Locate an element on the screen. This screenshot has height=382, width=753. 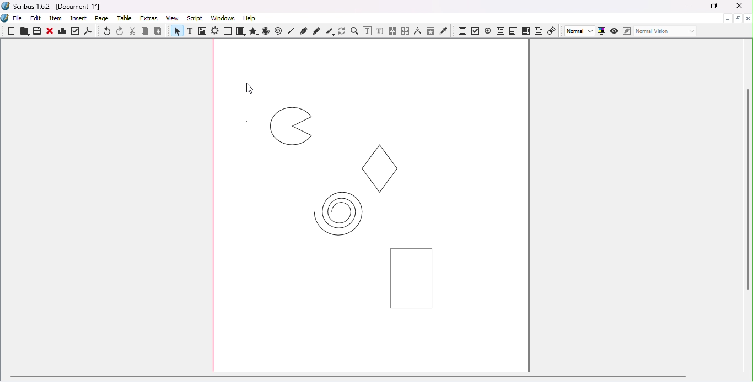
Preflight verifier is located at coordinates (76, 32).